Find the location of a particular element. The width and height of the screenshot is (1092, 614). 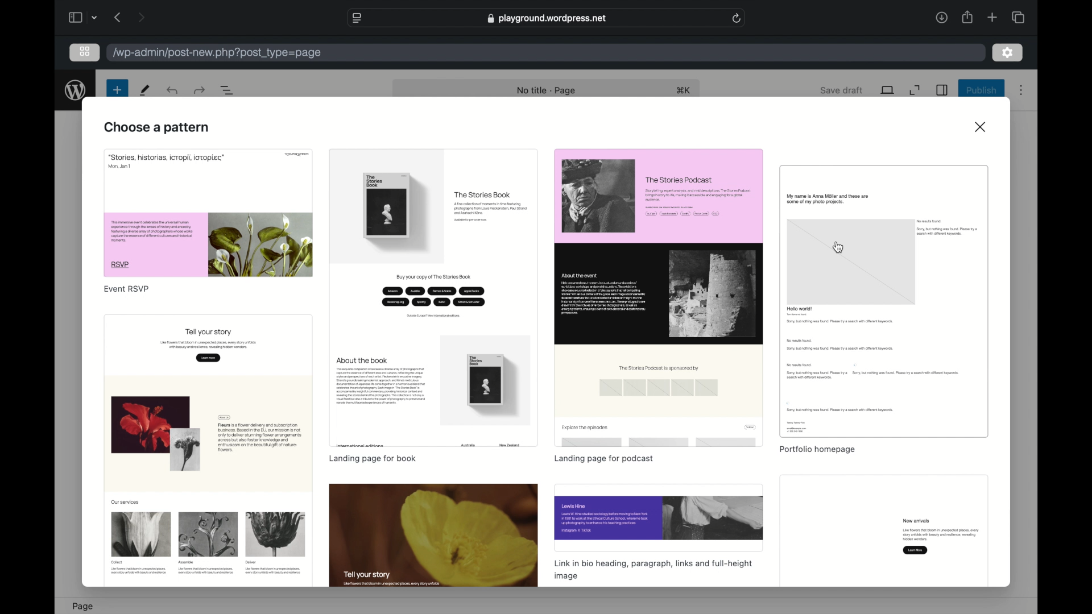

new is located at coordinates (116, 90).